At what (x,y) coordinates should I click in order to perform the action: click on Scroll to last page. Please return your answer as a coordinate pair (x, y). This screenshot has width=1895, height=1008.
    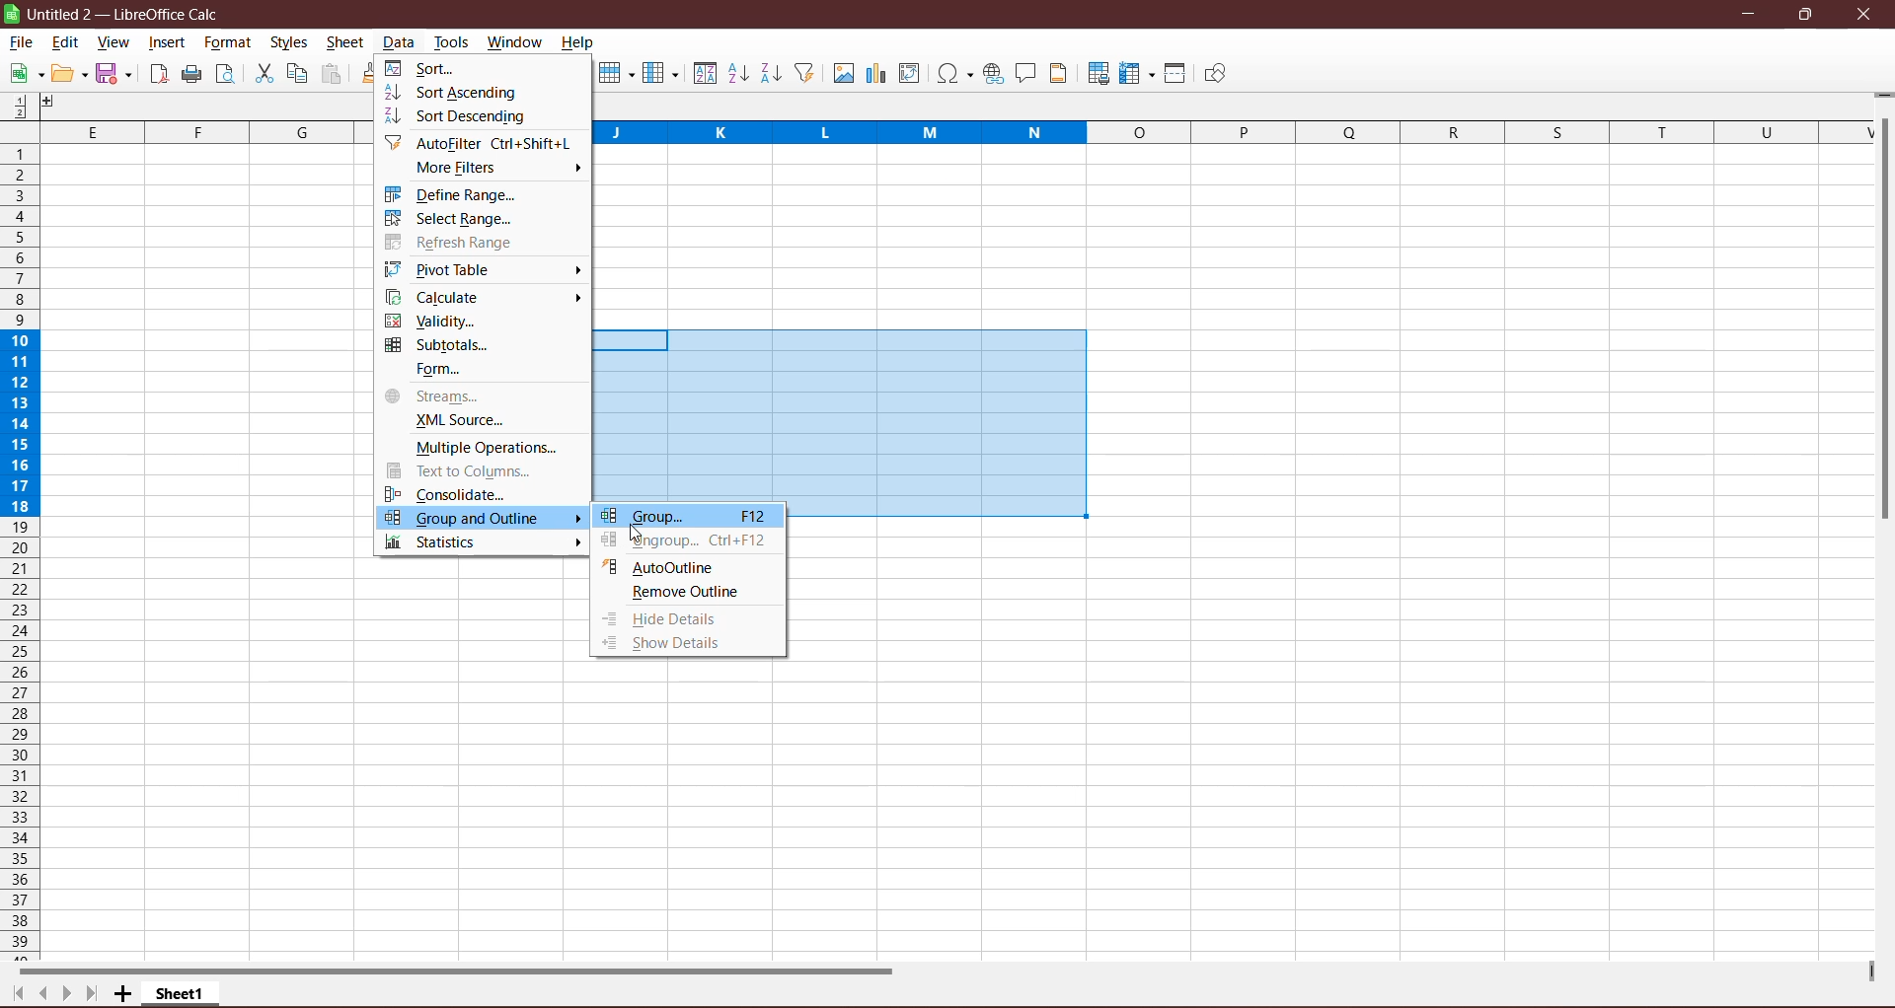
    Looking at the image, I should click on (90, 995).